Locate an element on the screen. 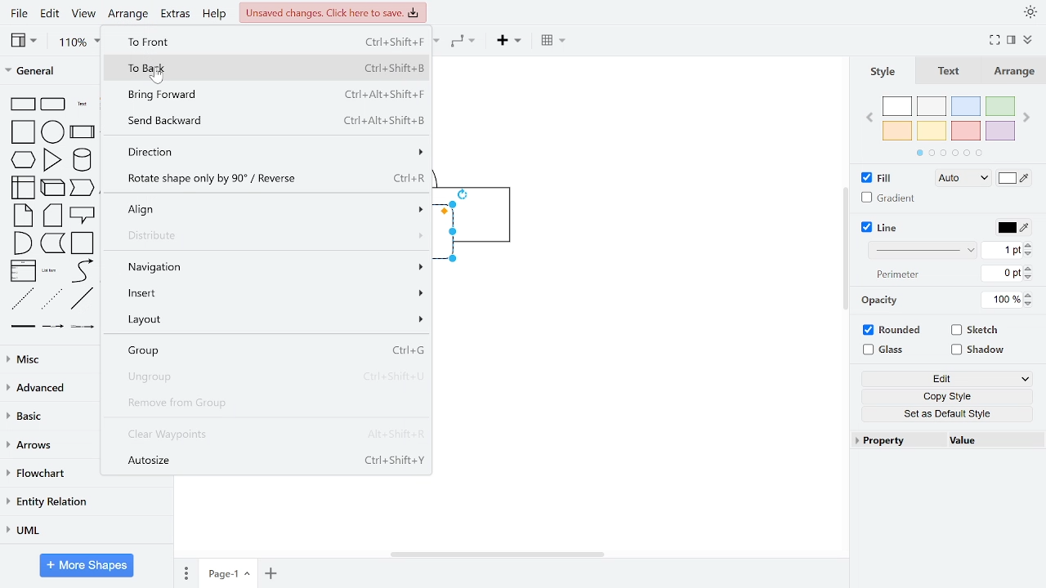  UML is located at coordinates (87, 529).